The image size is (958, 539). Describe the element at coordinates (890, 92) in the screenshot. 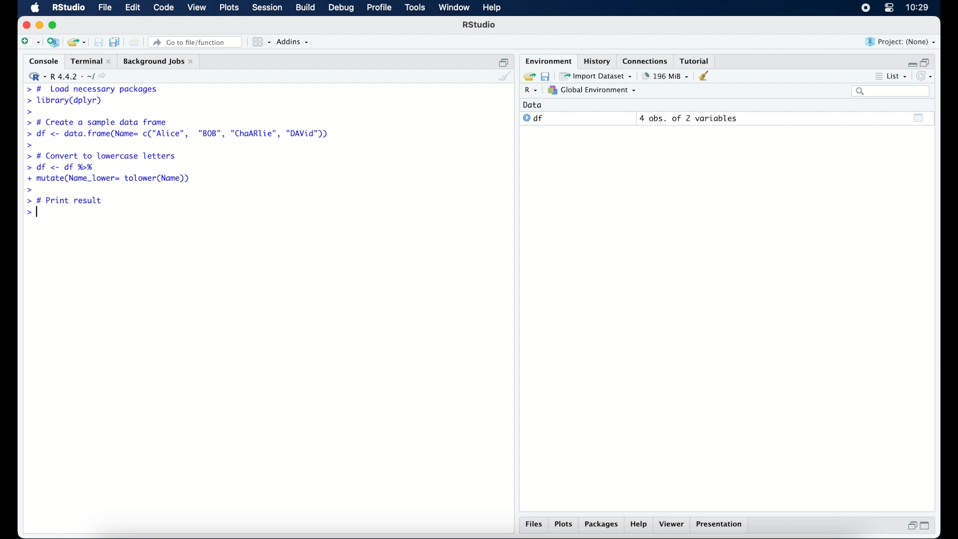

I see `search bar` at that location.